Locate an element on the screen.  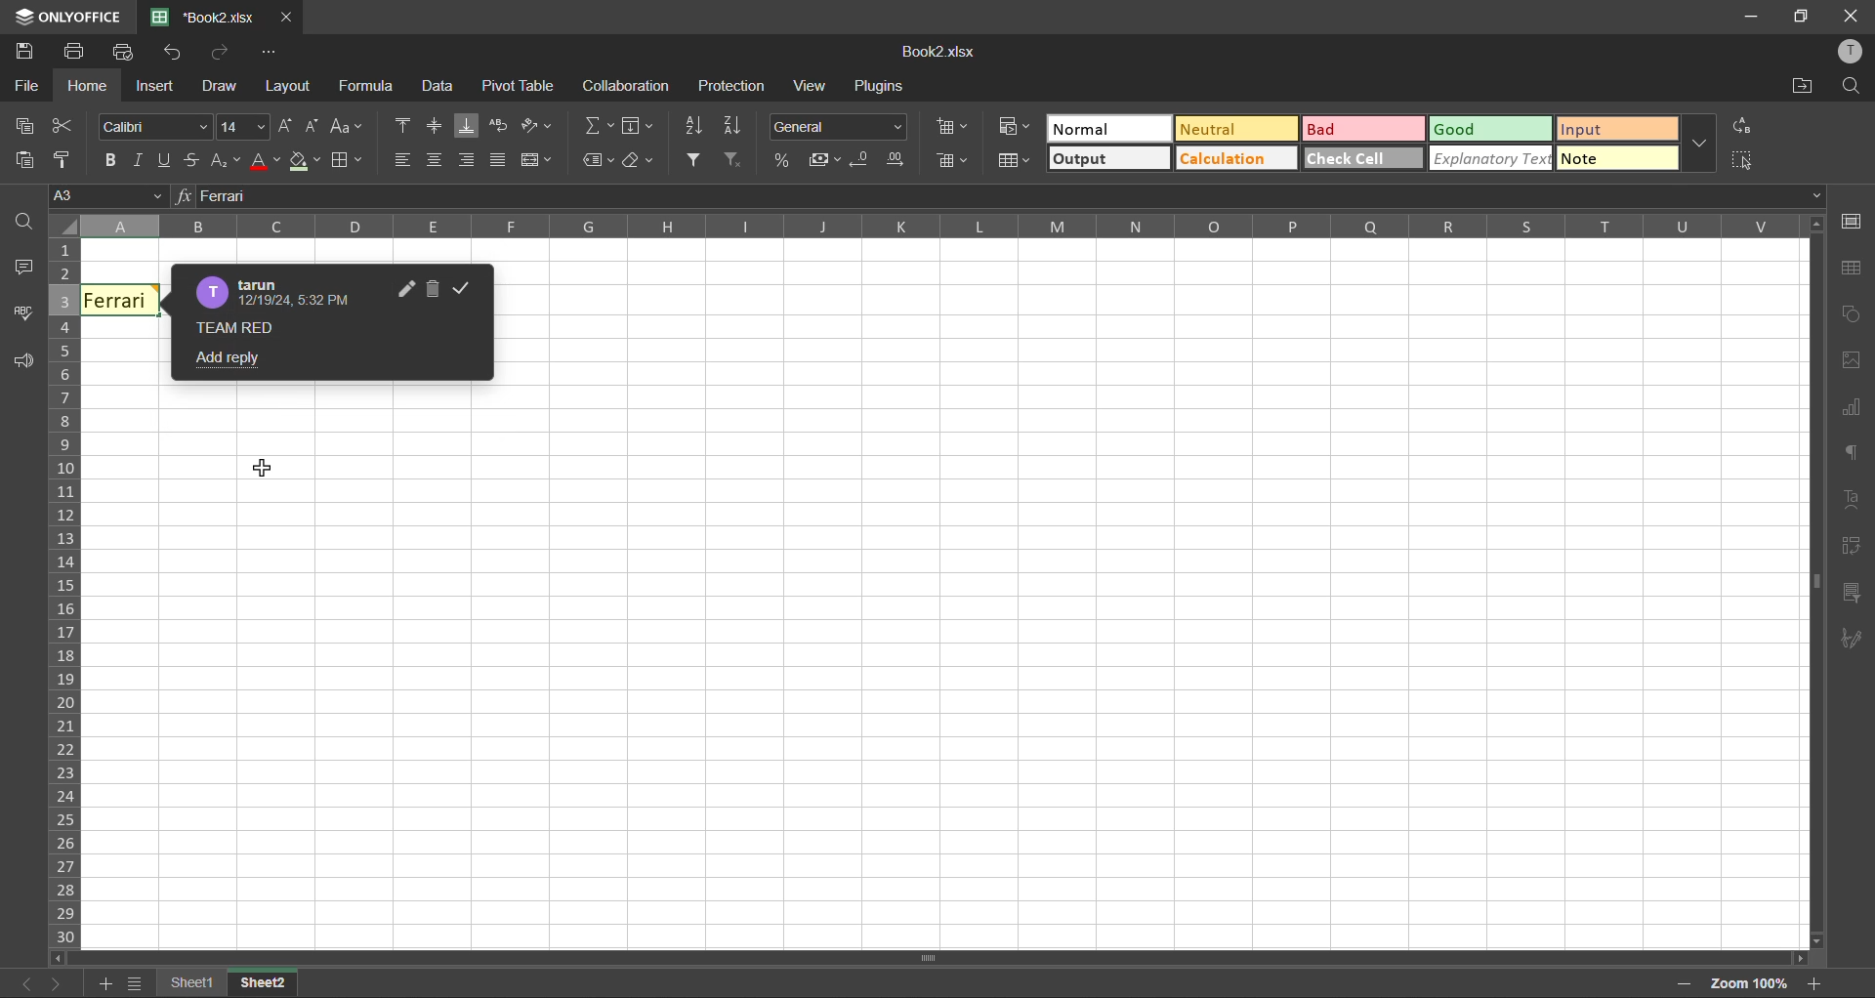
align left is located at coordinates (403, 160).